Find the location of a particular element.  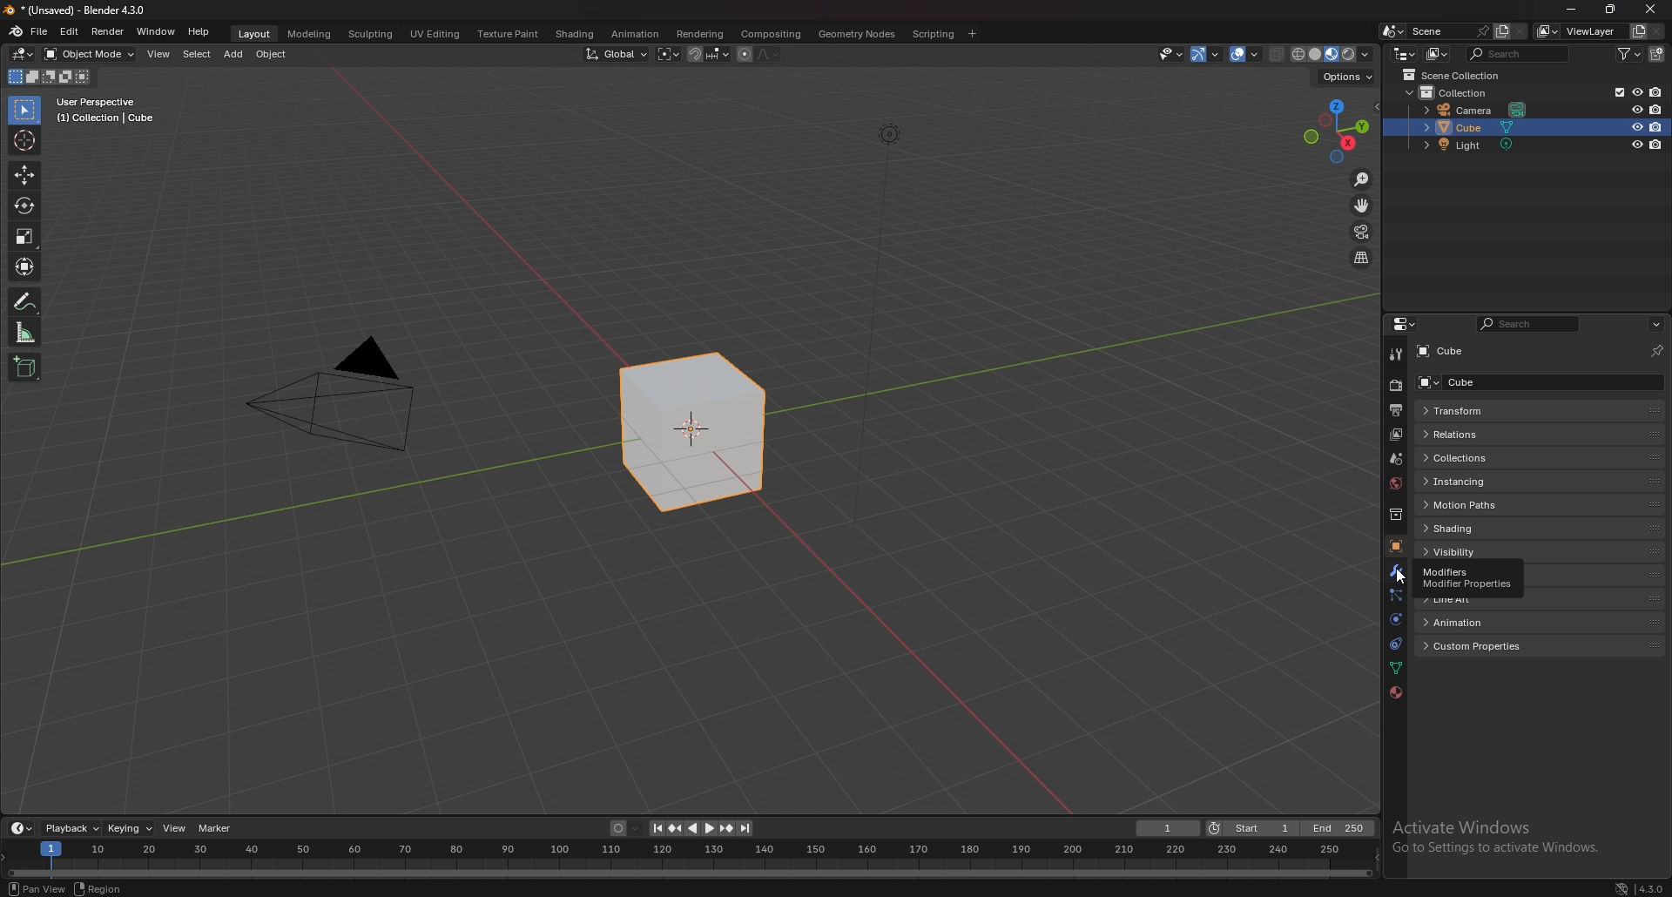

add cube is located at coordinates (24, 368).